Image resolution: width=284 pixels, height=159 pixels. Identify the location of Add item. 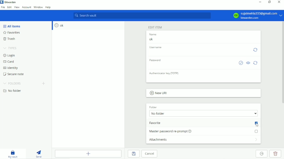
(88, 154).